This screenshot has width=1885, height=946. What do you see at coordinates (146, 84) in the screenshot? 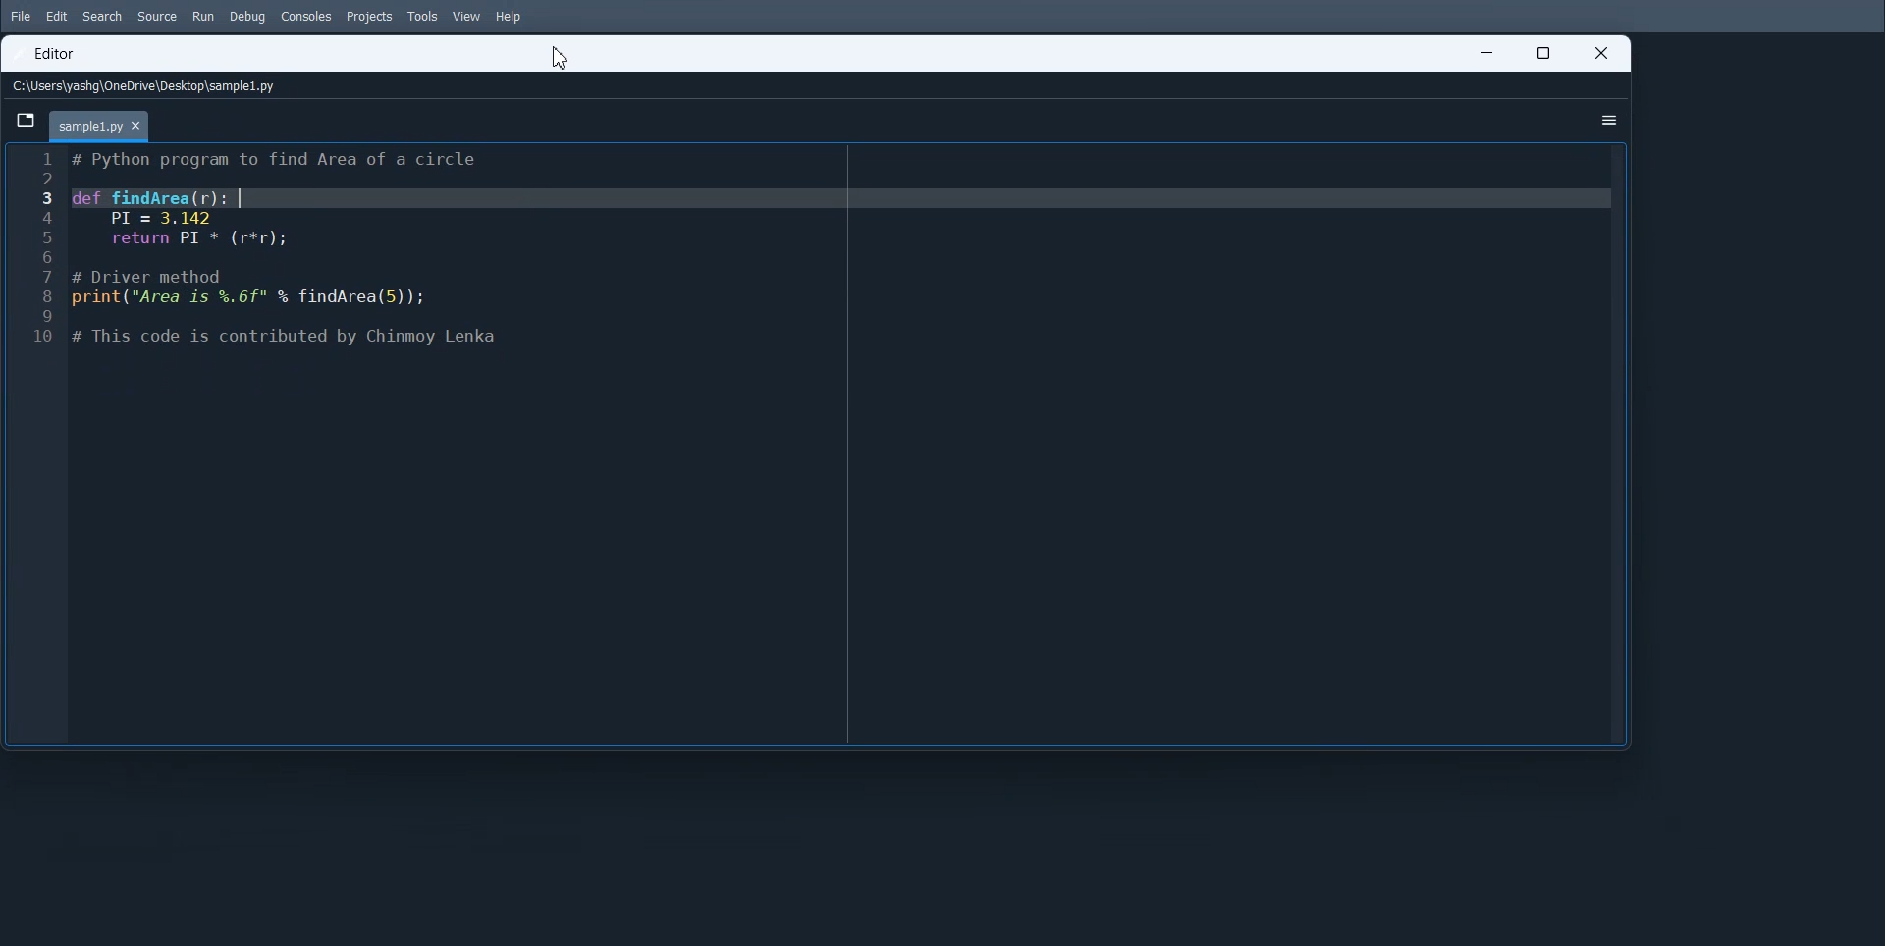
I see `File Path address` at bounding box center [146, 84].